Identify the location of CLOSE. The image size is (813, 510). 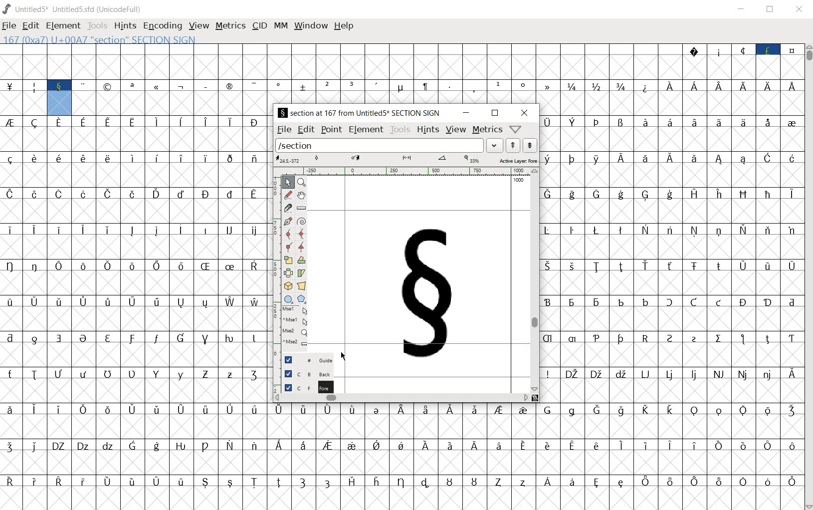
(799, 10).